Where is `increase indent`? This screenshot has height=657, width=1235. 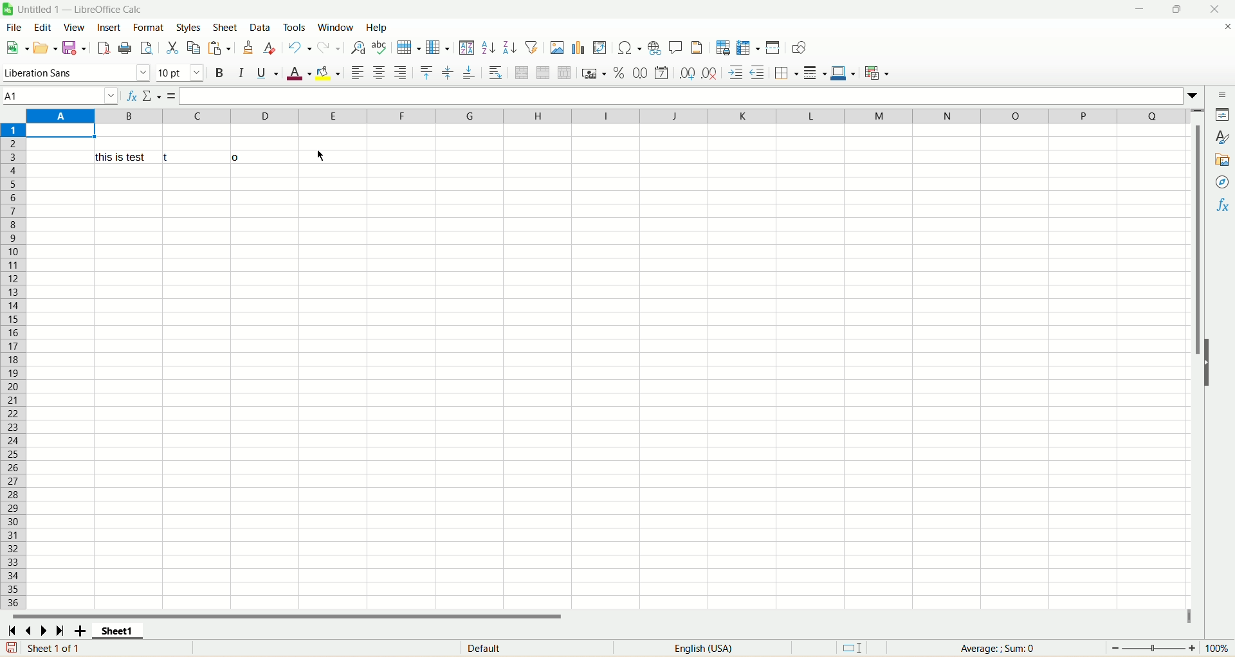
increase indent is located at coordinates (736, 73).